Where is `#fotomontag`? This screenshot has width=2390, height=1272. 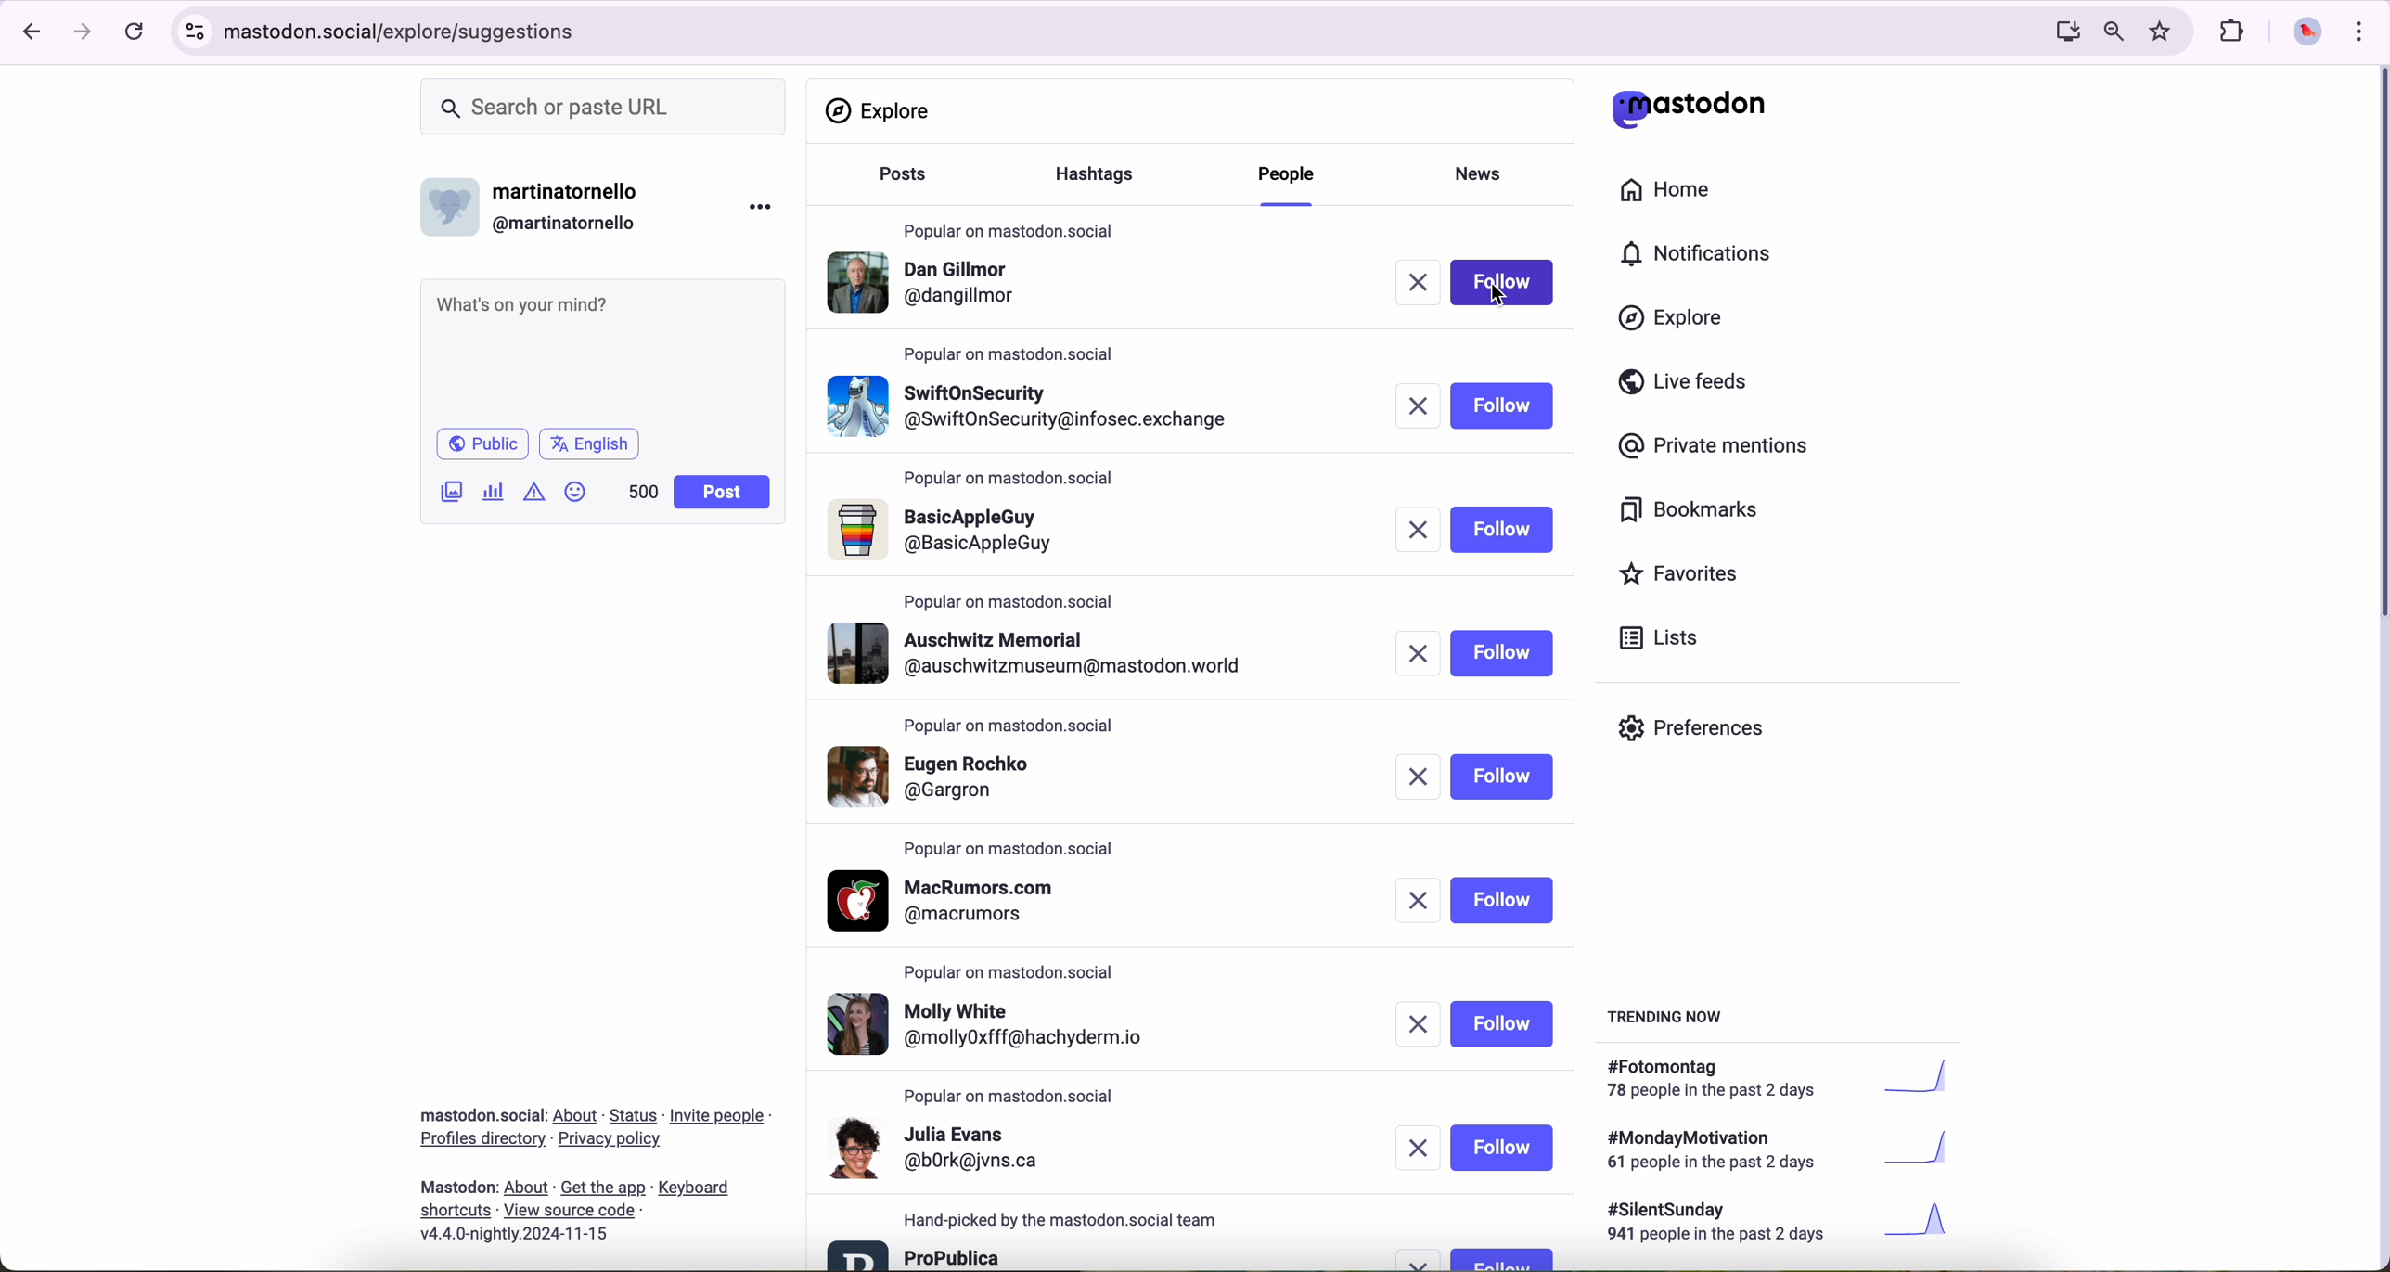
#fotomontag is located at coordinates (1791, 1079).